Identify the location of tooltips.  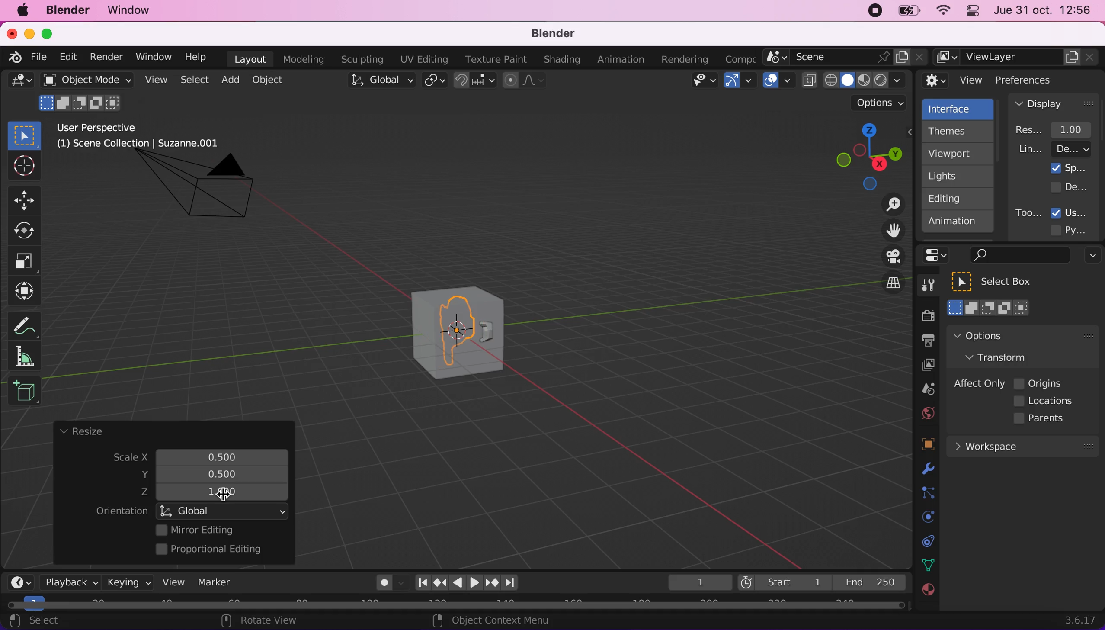
(1028, 212).